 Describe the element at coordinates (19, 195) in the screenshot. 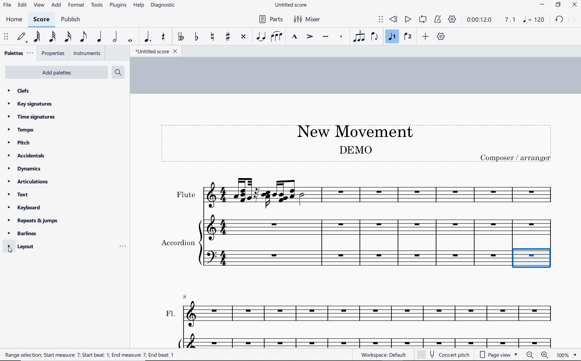

I see `text` at that location.